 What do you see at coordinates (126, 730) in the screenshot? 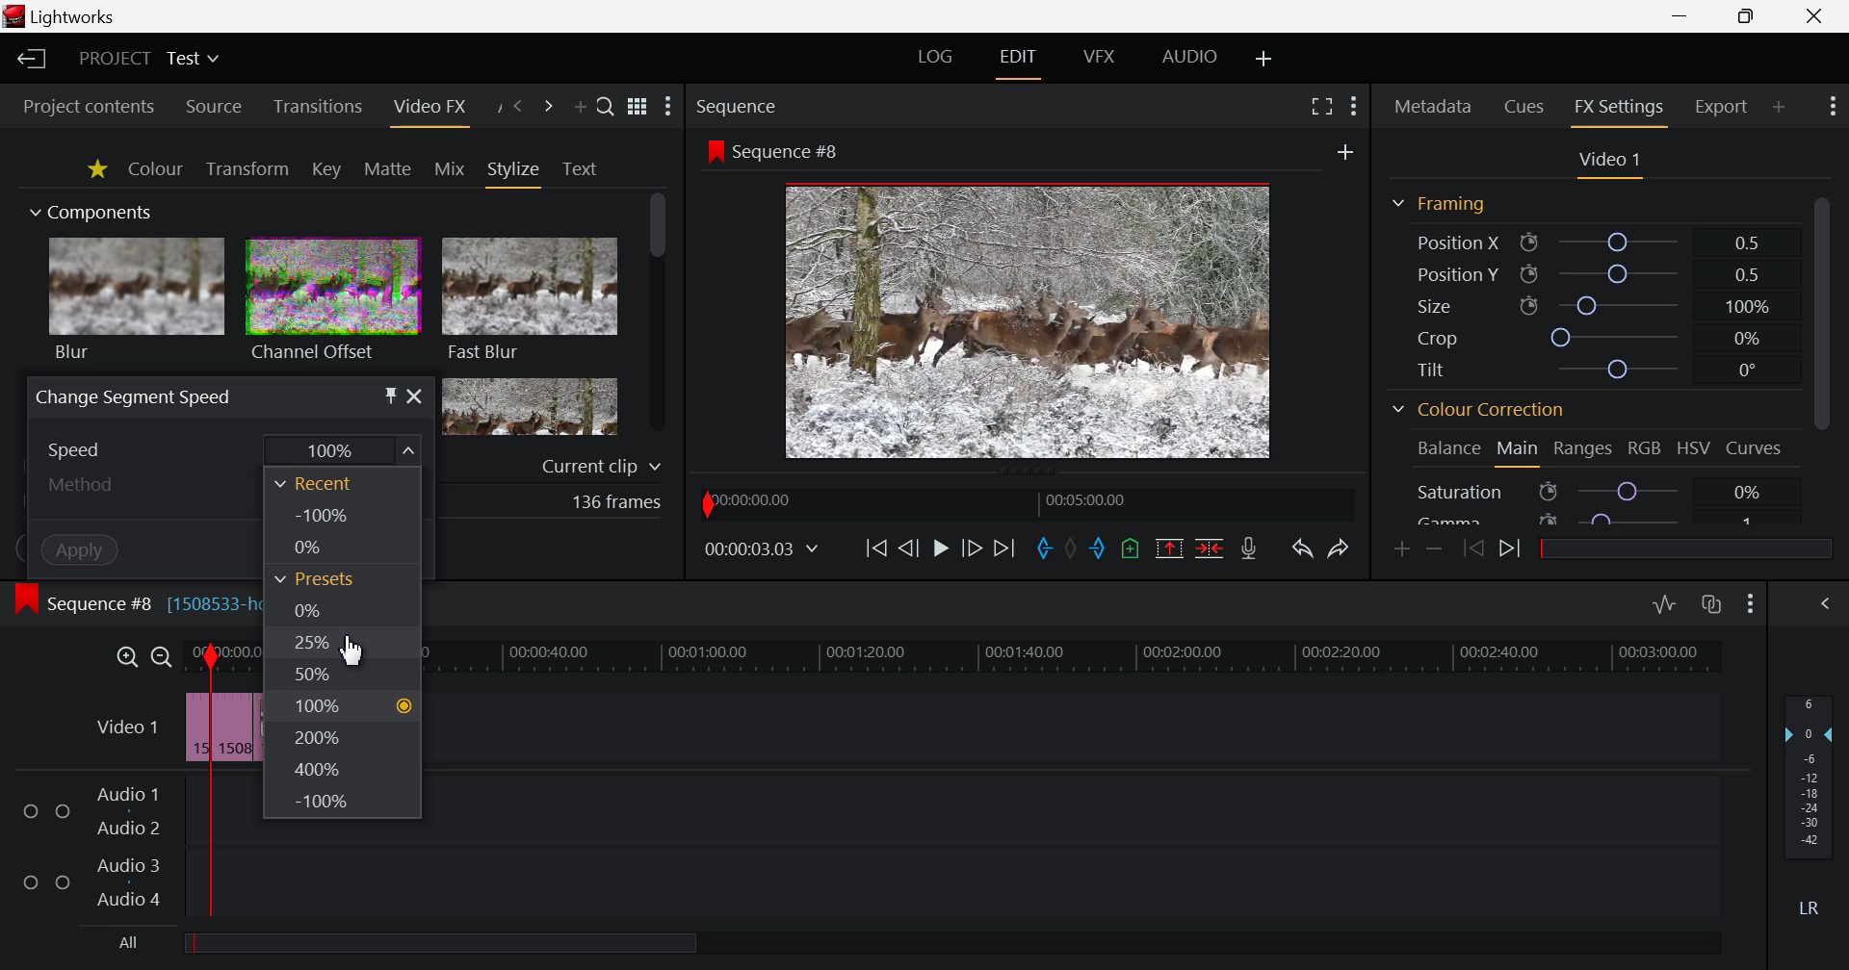
I see `Video Layer` at bounding box center [126, 730].